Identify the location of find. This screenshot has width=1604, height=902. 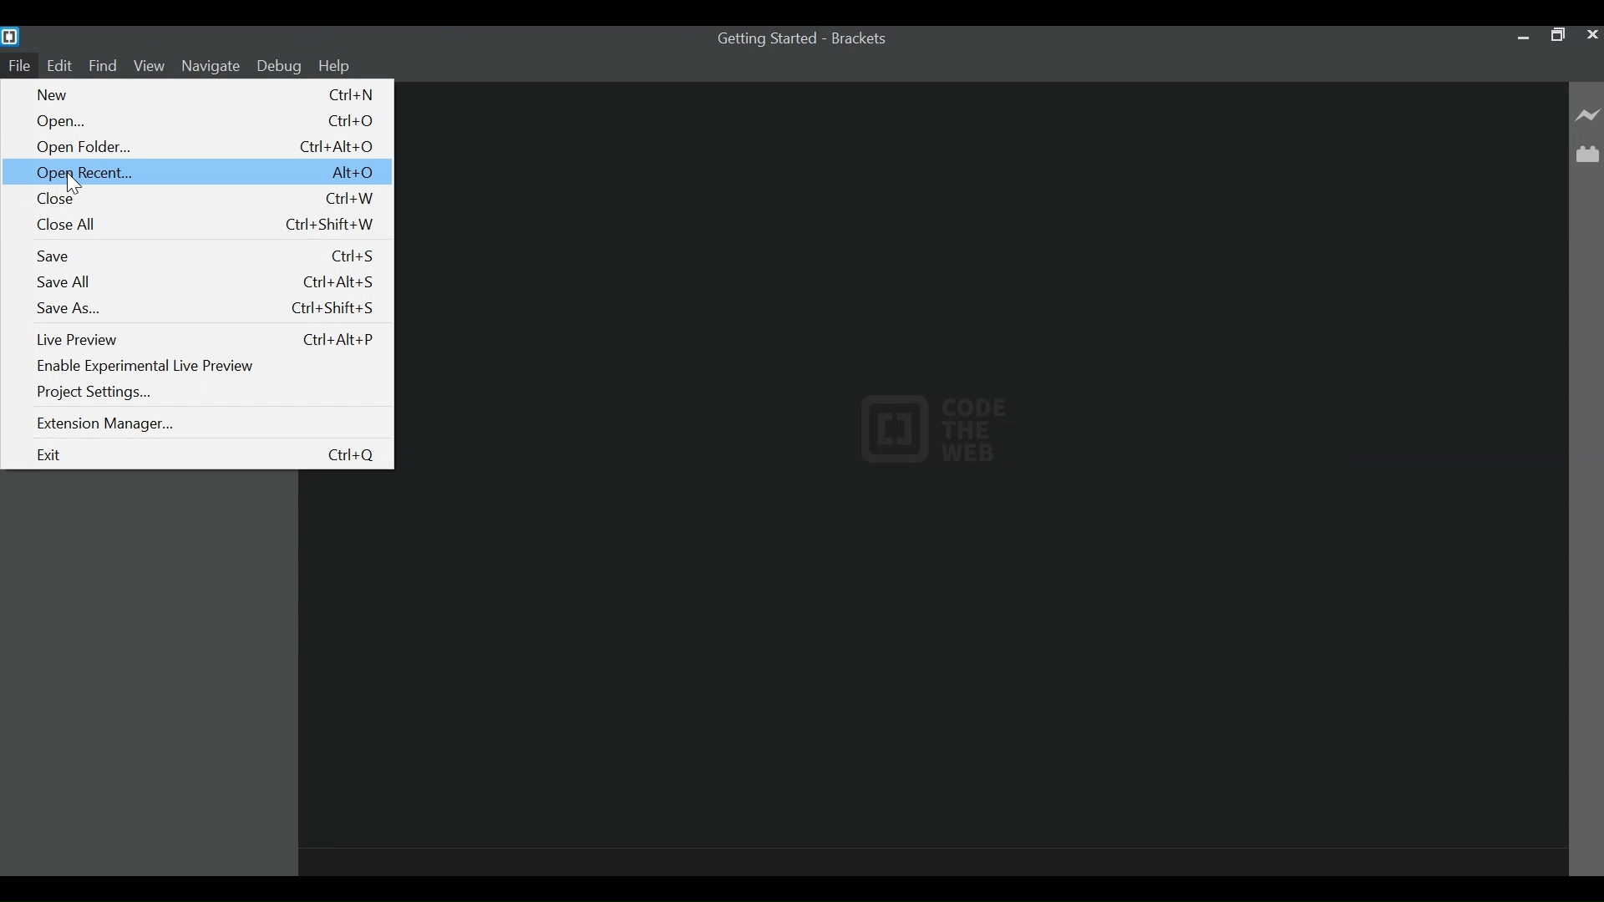
(104, 66).